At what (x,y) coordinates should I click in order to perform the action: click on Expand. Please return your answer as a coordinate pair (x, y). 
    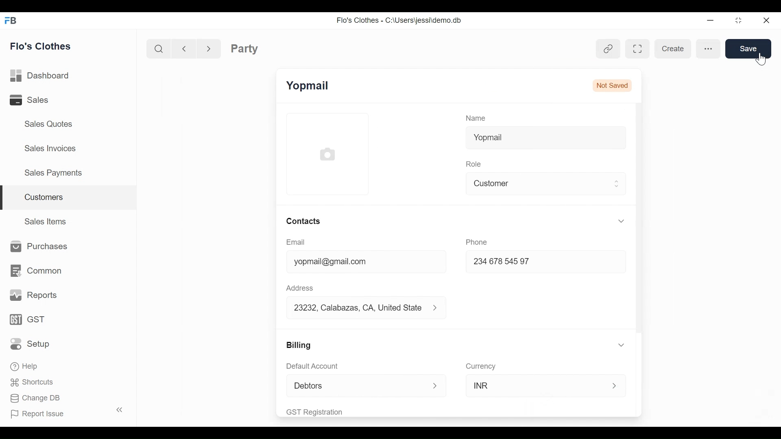
    Looking at the image, I should click on (622, 345).